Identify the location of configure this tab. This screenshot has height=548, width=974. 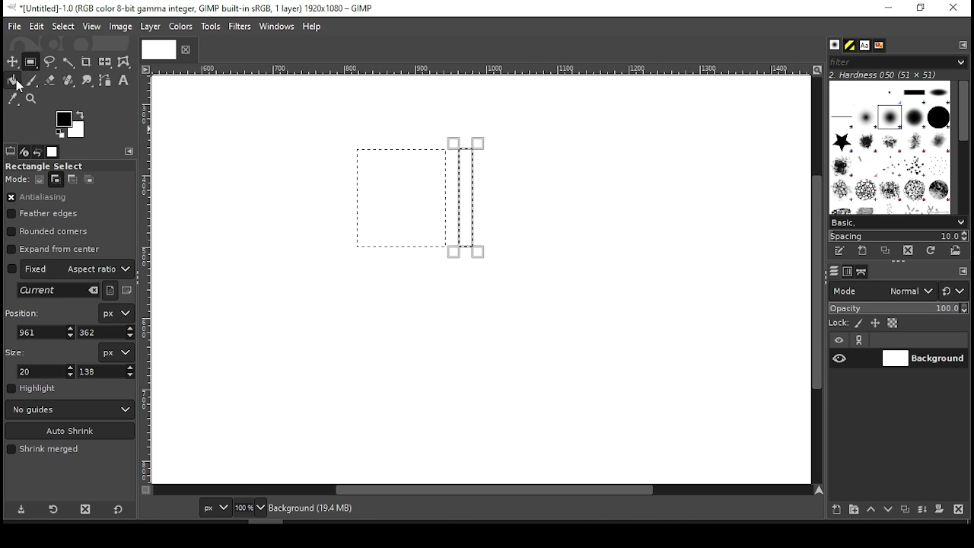
(964, 44).